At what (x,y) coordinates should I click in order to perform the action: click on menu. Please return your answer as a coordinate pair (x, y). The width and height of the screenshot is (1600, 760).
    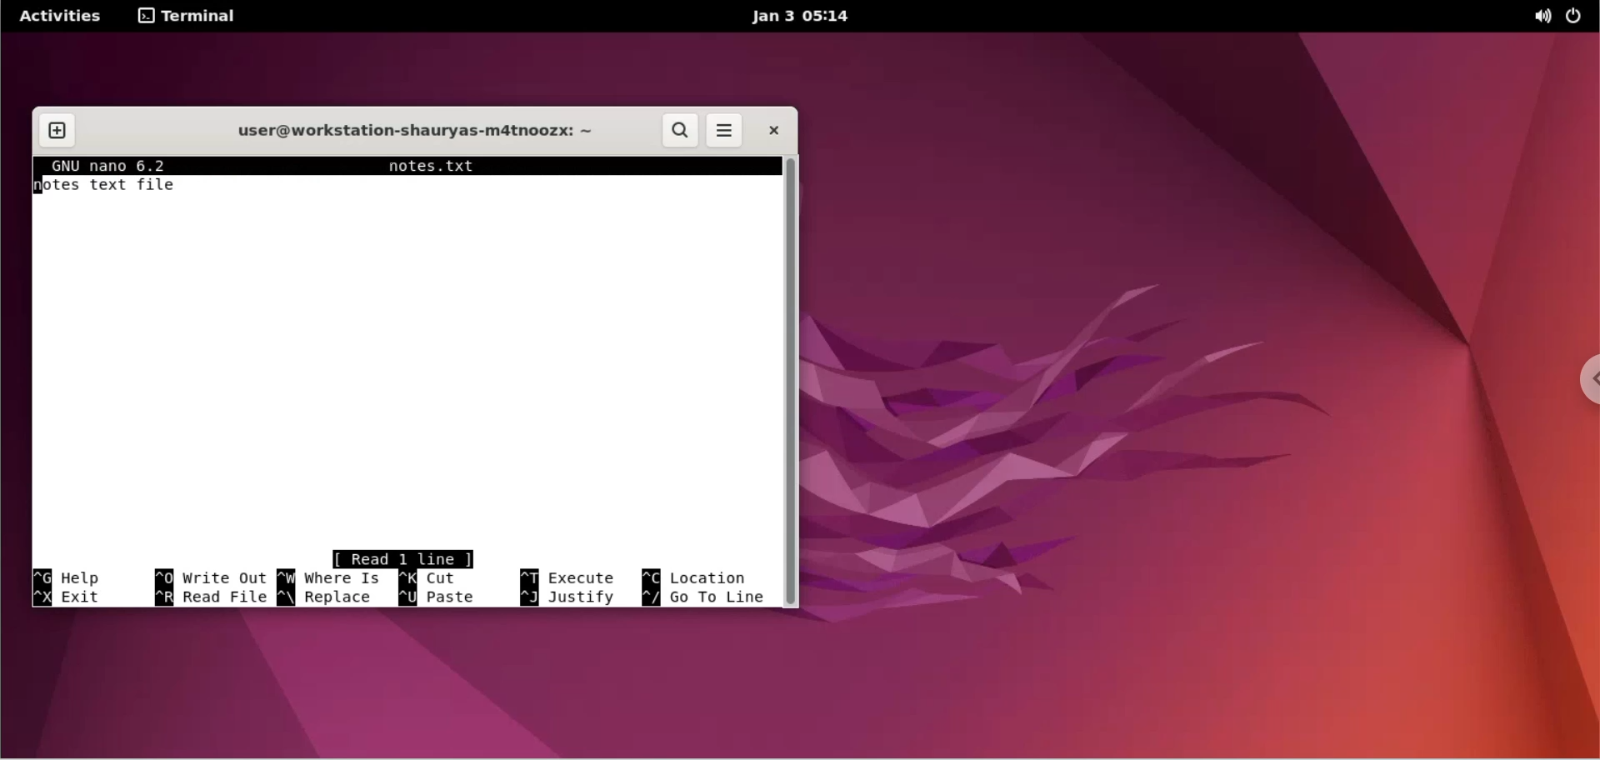
    Looking at the image, I should click on (723, 132).